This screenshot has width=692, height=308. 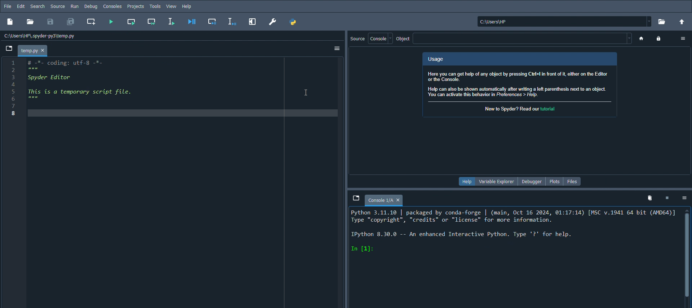 I want to click on Remove all variables from namespace, so click(x=649, y=198).